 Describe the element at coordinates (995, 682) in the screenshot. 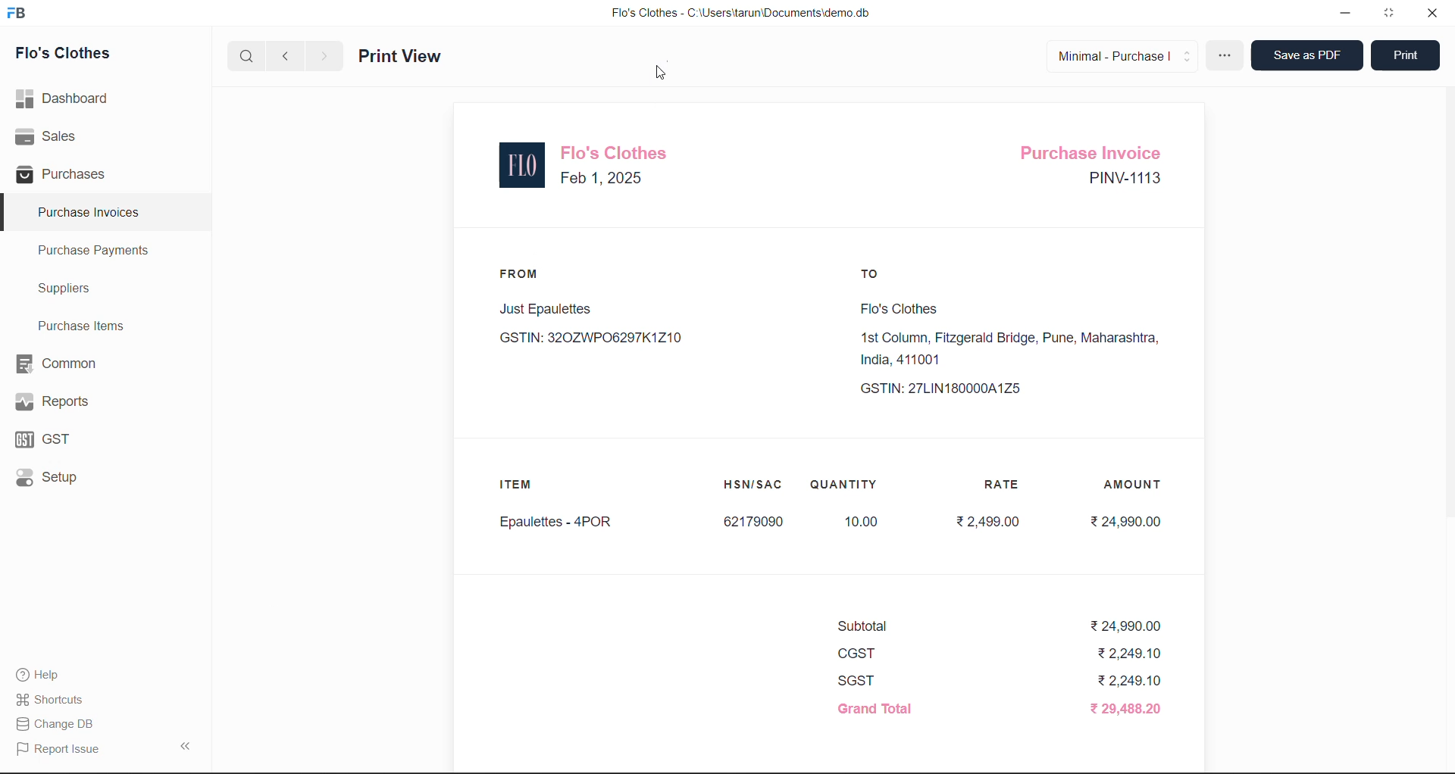

I see `SGST ₹2,249.10` at that location.